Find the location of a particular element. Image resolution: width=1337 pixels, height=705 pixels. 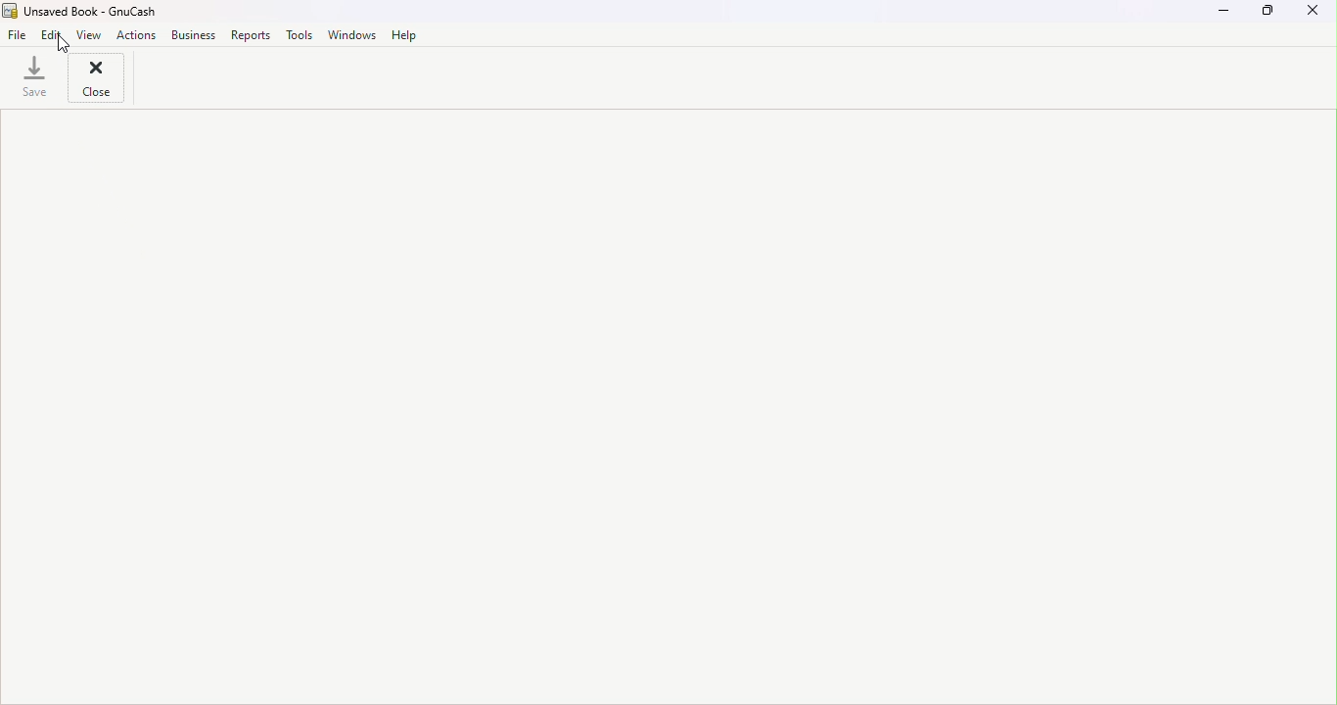

Save is located at coordinates (36, 77).